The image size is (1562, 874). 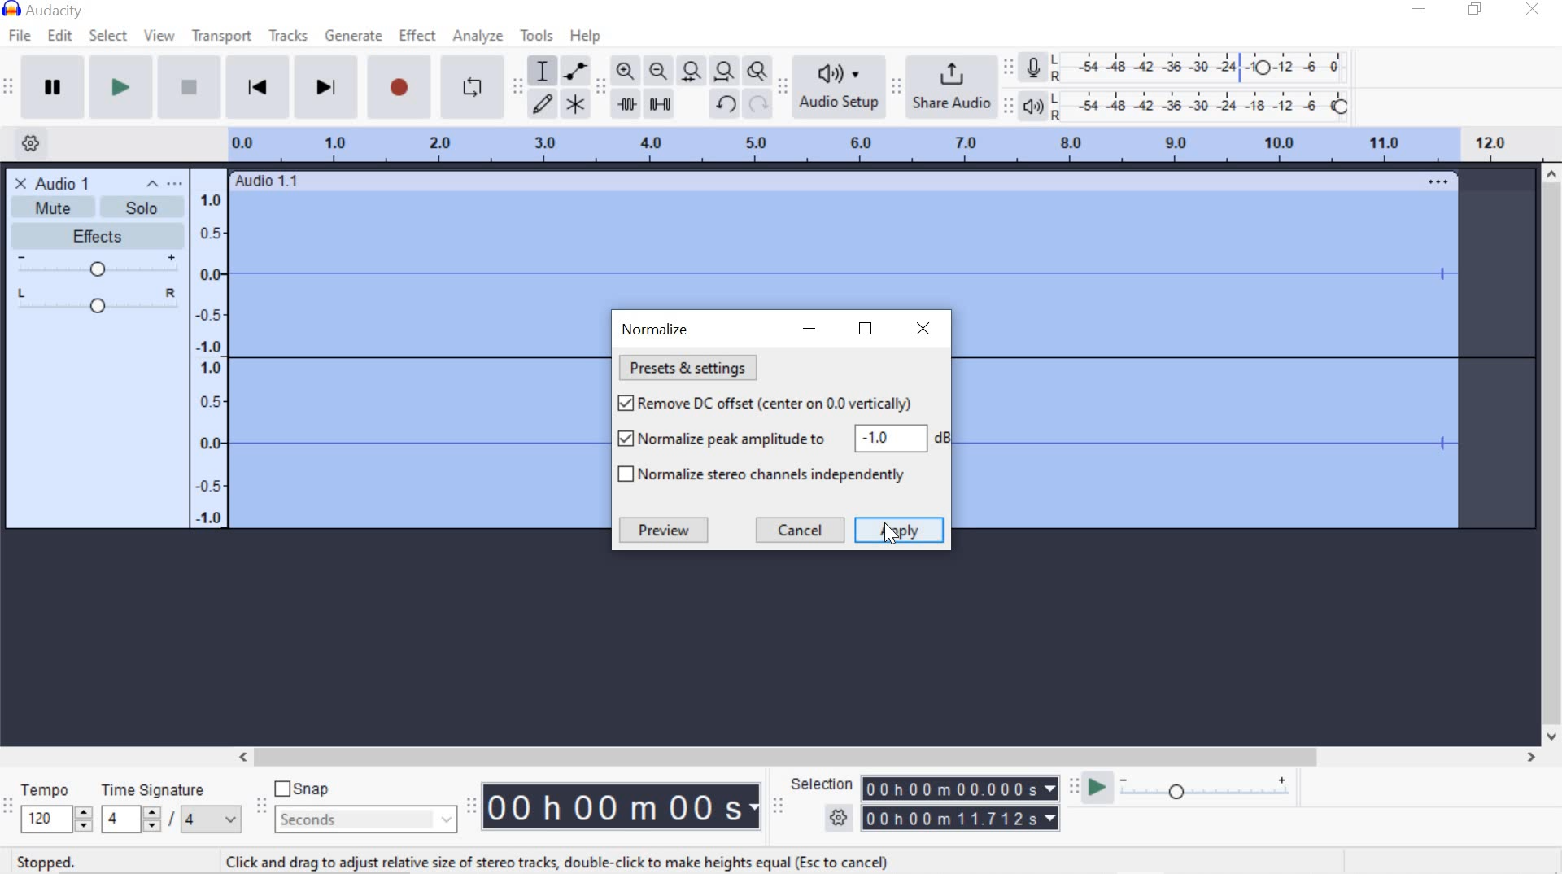 What do you see at coordinates (59, 35) in the screenshot?
I see `edit` at bounding box center [59, 35].